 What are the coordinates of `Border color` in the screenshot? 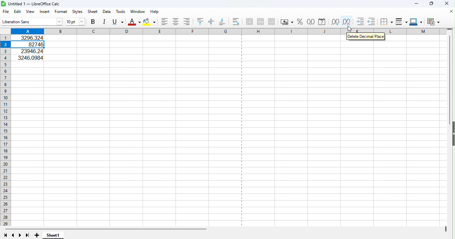 It's located at (417, 21).